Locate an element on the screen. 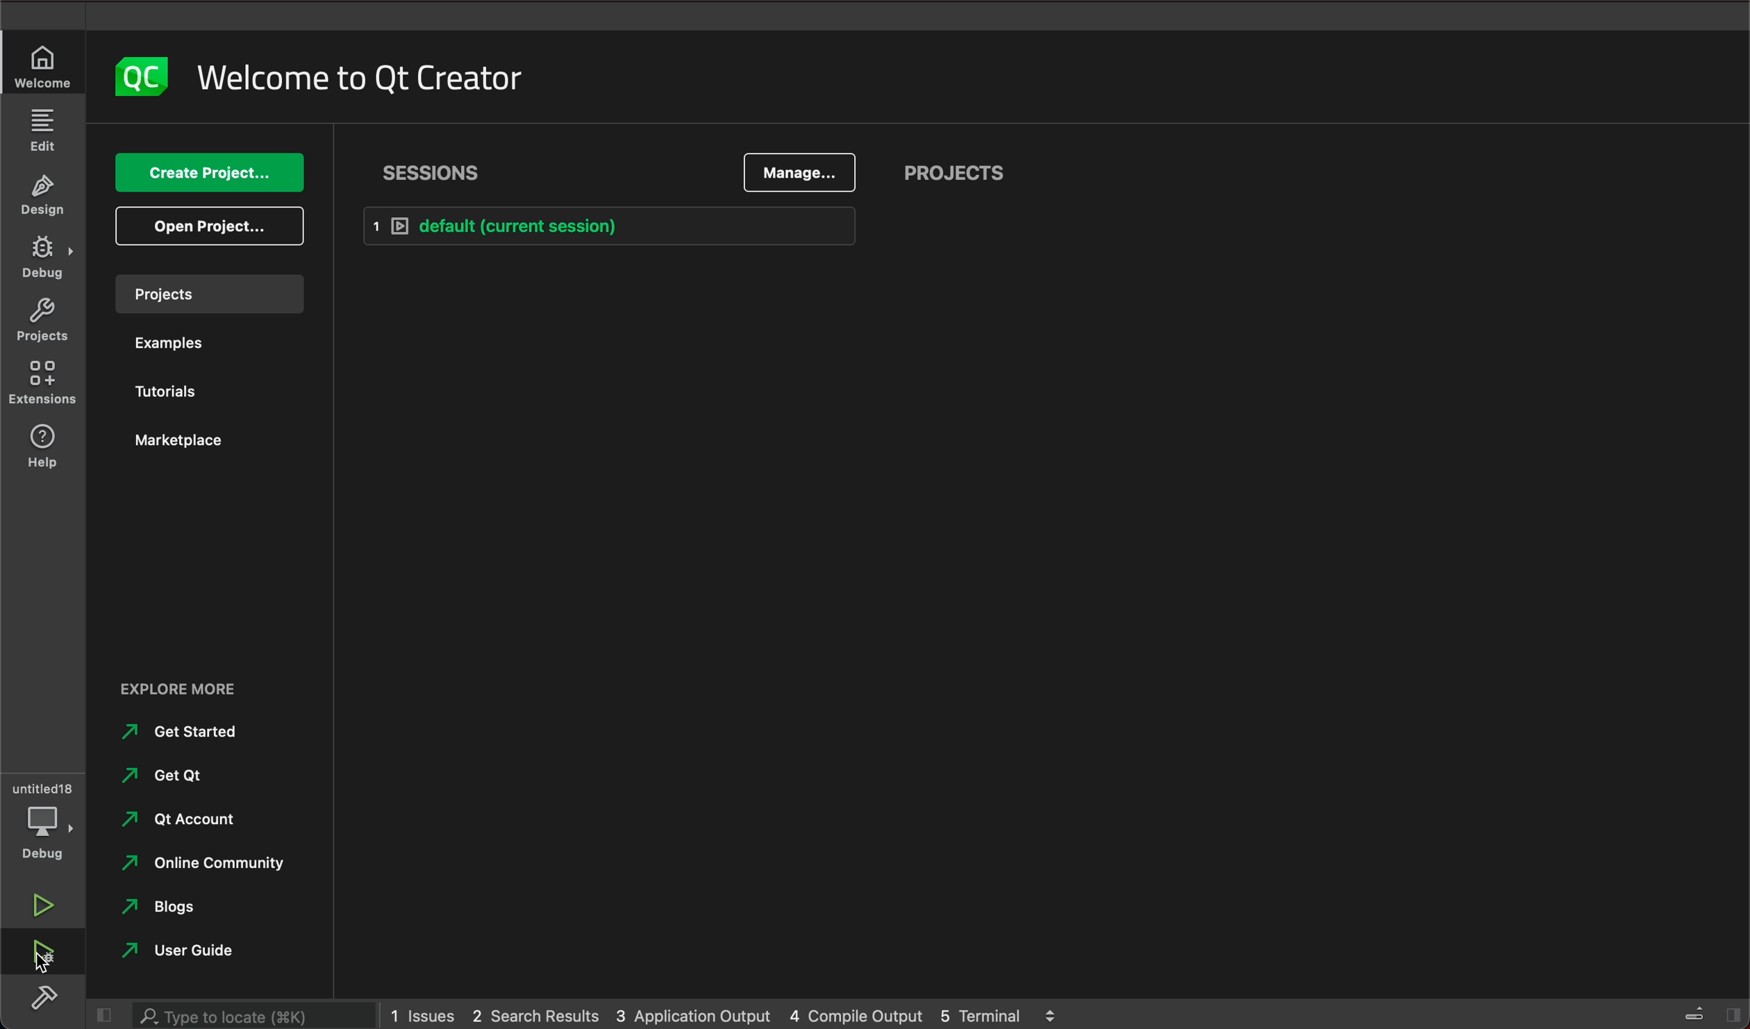 The height and width of the screenshot is (1029, 1750). open is located at coordinates (212, 228).